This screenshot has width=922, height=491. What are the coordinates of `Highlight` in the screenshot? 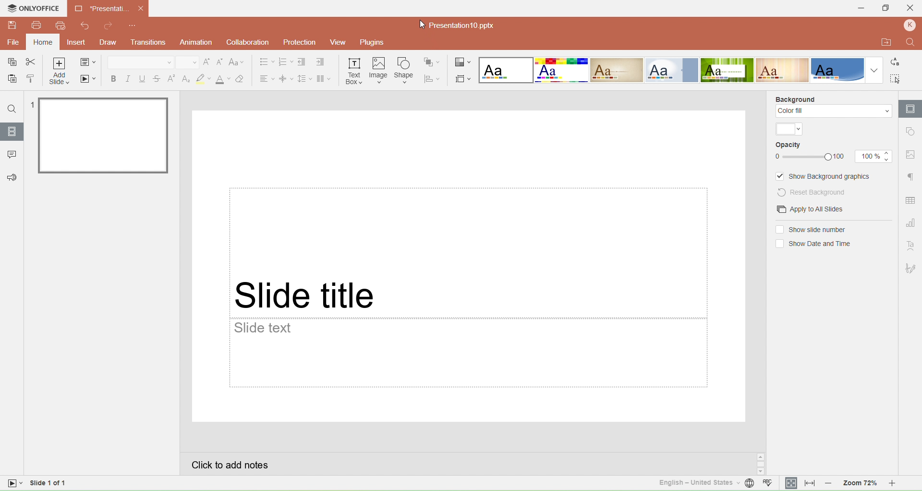 It's located at (203, 79).